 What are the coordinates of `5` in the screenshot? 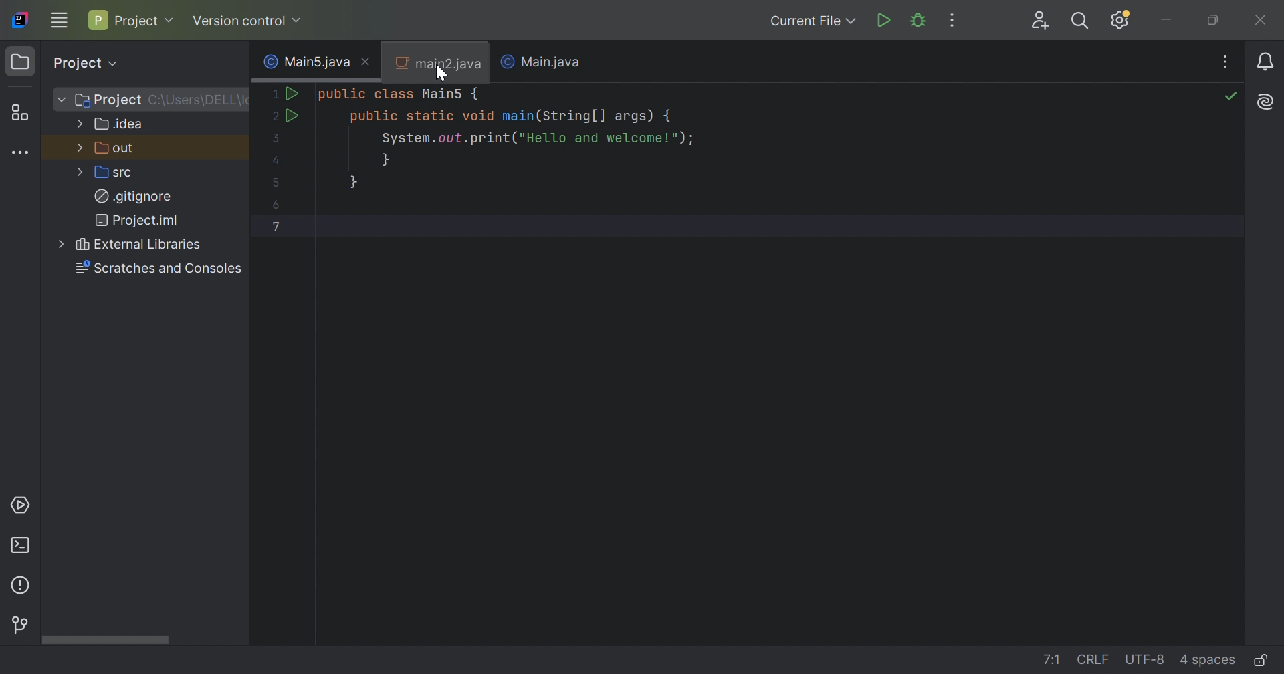 It's located at (273, 181).